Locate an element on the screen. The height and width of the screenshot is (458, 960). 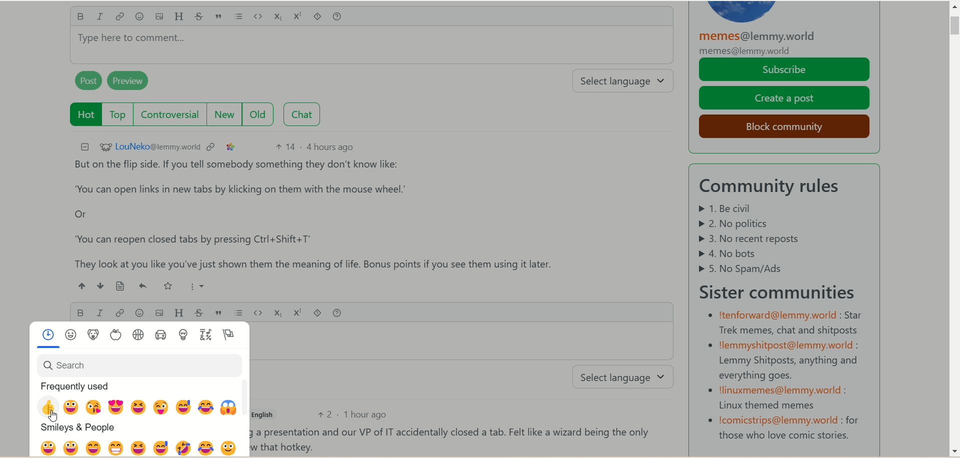
link is located at coordinates (121, 17).